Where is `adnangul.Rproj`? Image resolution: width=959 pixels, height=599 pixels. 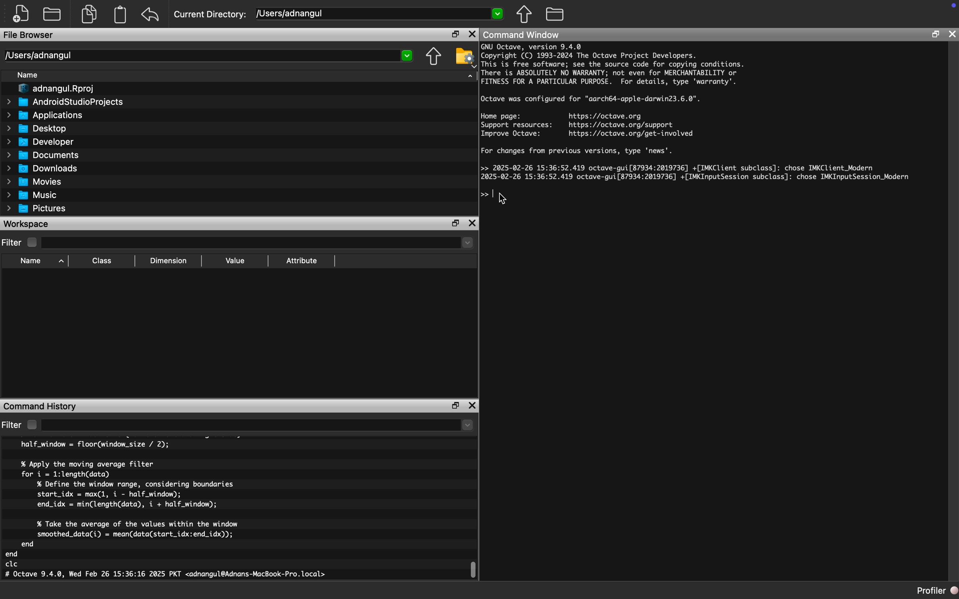
adnangul.Rproj is located at coordinates (56, 89).